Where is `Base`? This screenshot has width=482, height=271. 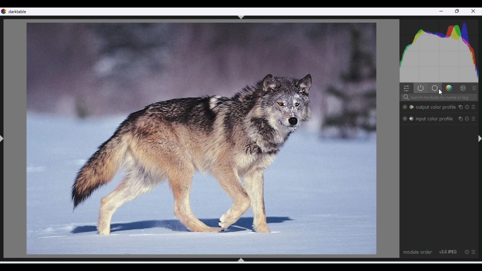 Base is located at coordinates (434, 88).